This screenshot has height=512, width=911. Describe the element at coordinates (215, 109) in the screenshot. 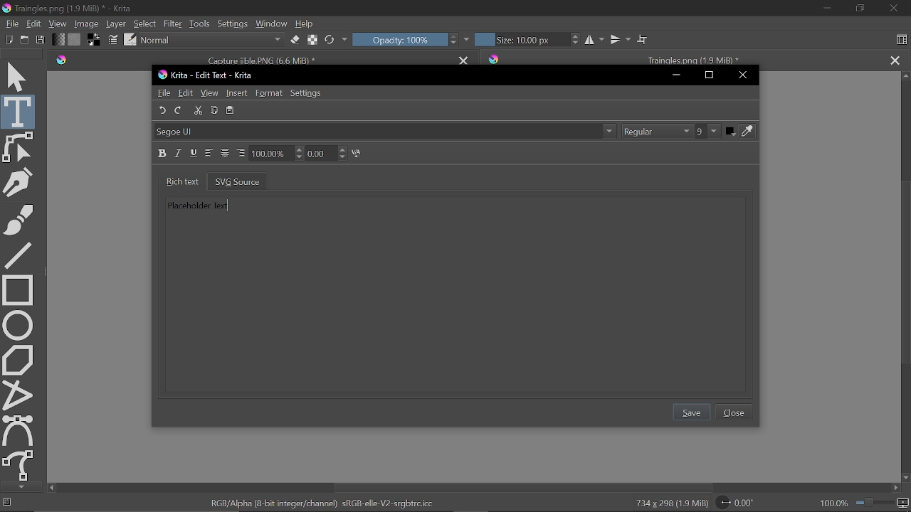

I see `Copy` at that location.